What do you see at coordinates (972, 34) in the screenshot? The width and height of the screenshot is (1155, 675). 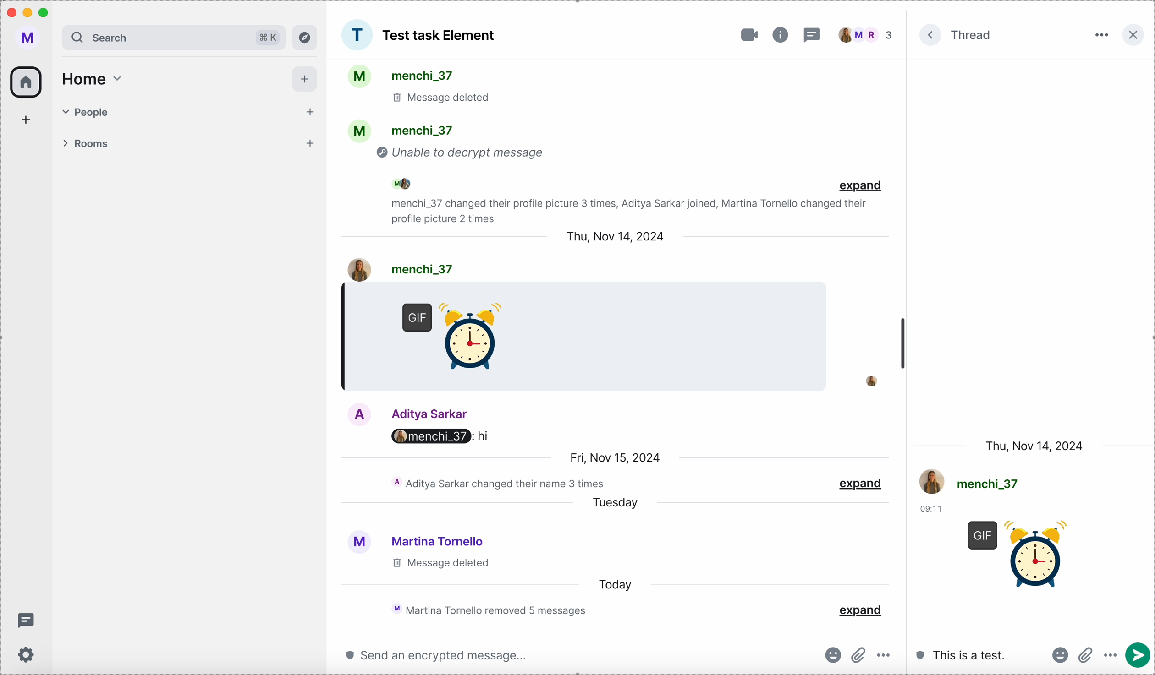 I see `thread` at bounding box center [972, 34].